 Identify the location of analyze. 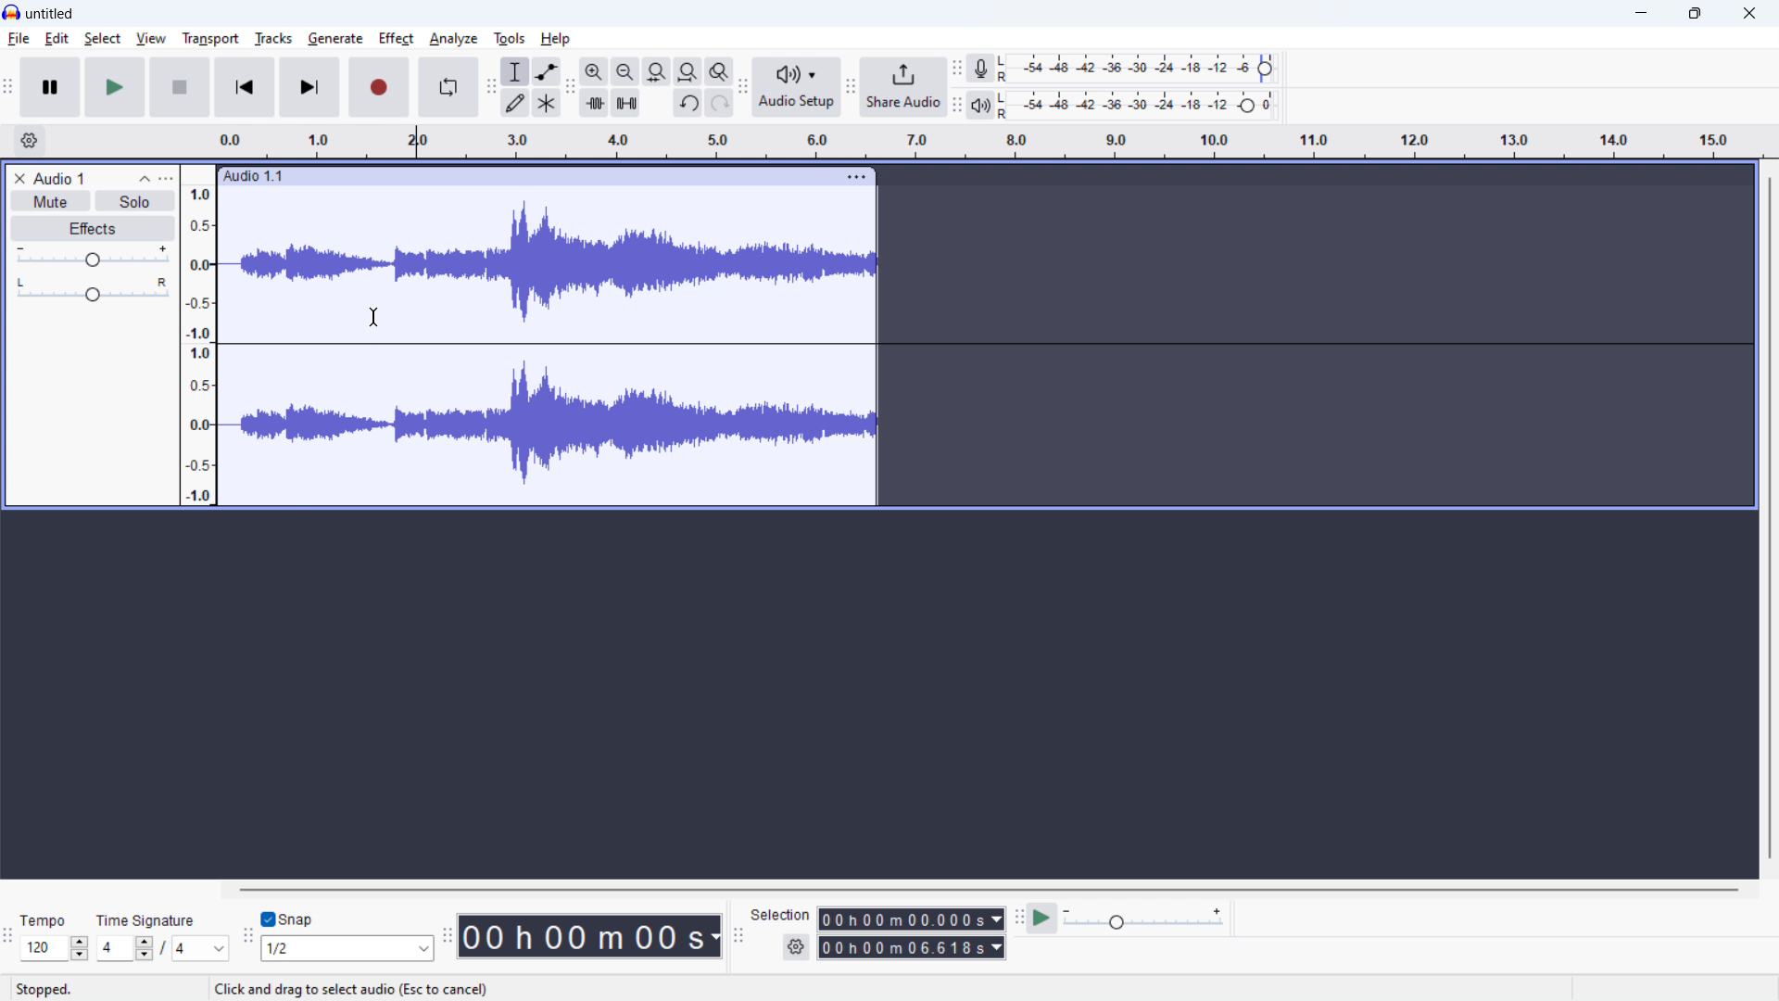
(453, 38).